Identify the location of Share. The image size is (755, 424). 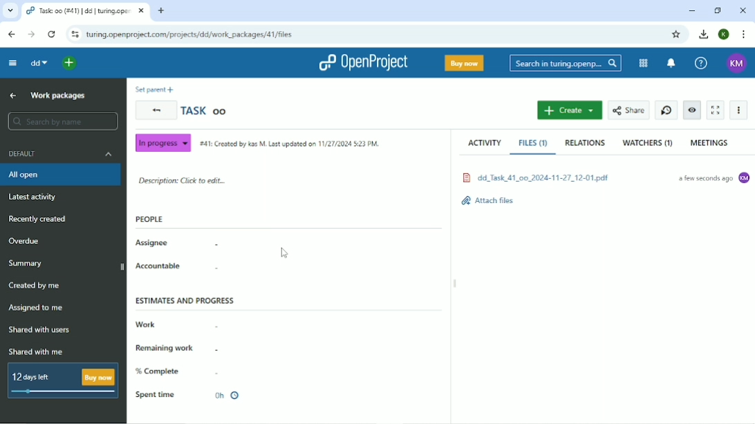
(628, 110).